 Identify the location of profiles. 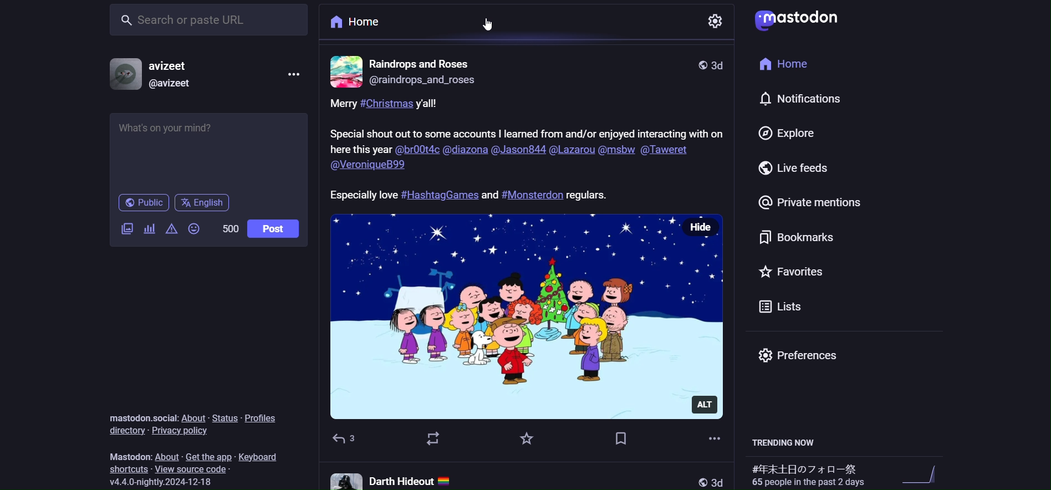
(262, 417).